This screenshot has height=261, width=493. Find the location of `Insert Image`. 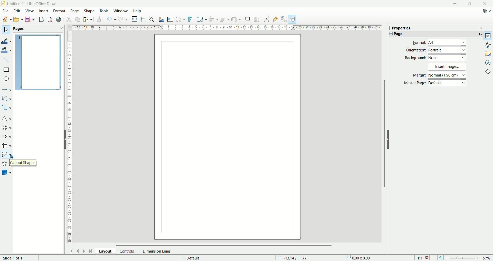

Insert Image is located at coordinates (448, 66).